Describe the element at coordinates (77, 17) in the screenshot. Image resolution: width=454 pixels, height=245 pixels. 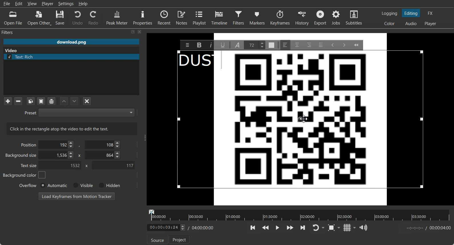
I see `Undo` at that location.